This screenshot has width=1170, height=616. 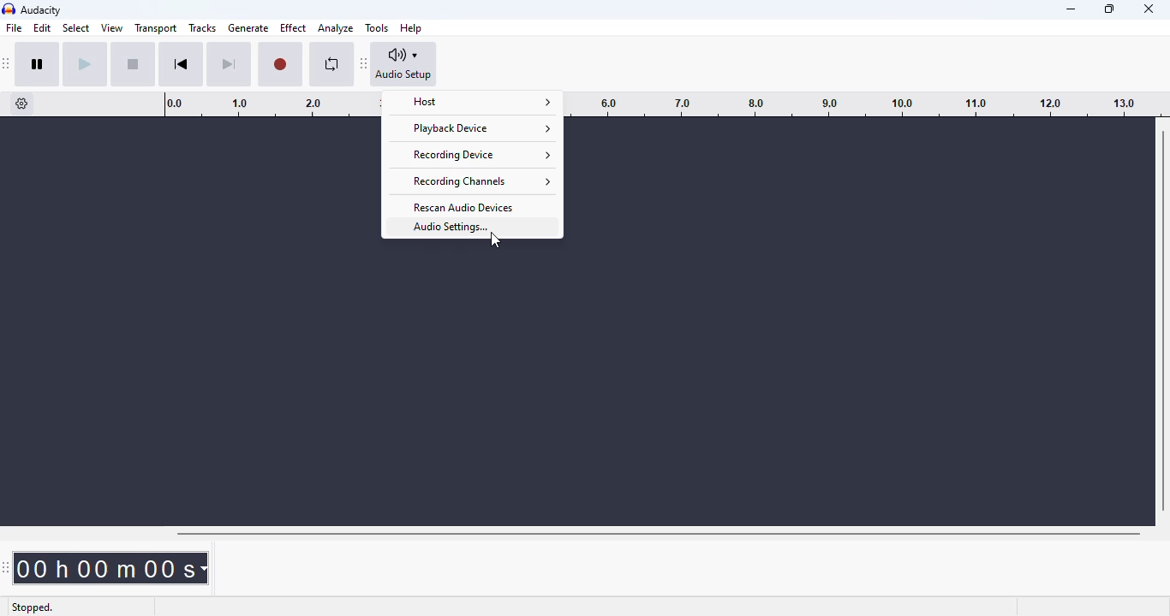 What do you see at coordinates (473, 153) in the screenshot?
I see `recording device` at bounding box center [473, 153].